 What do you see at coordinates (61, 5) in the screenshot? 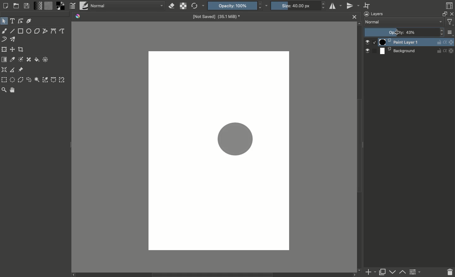
I see `Foreground color` at bounding box center [61, 5].